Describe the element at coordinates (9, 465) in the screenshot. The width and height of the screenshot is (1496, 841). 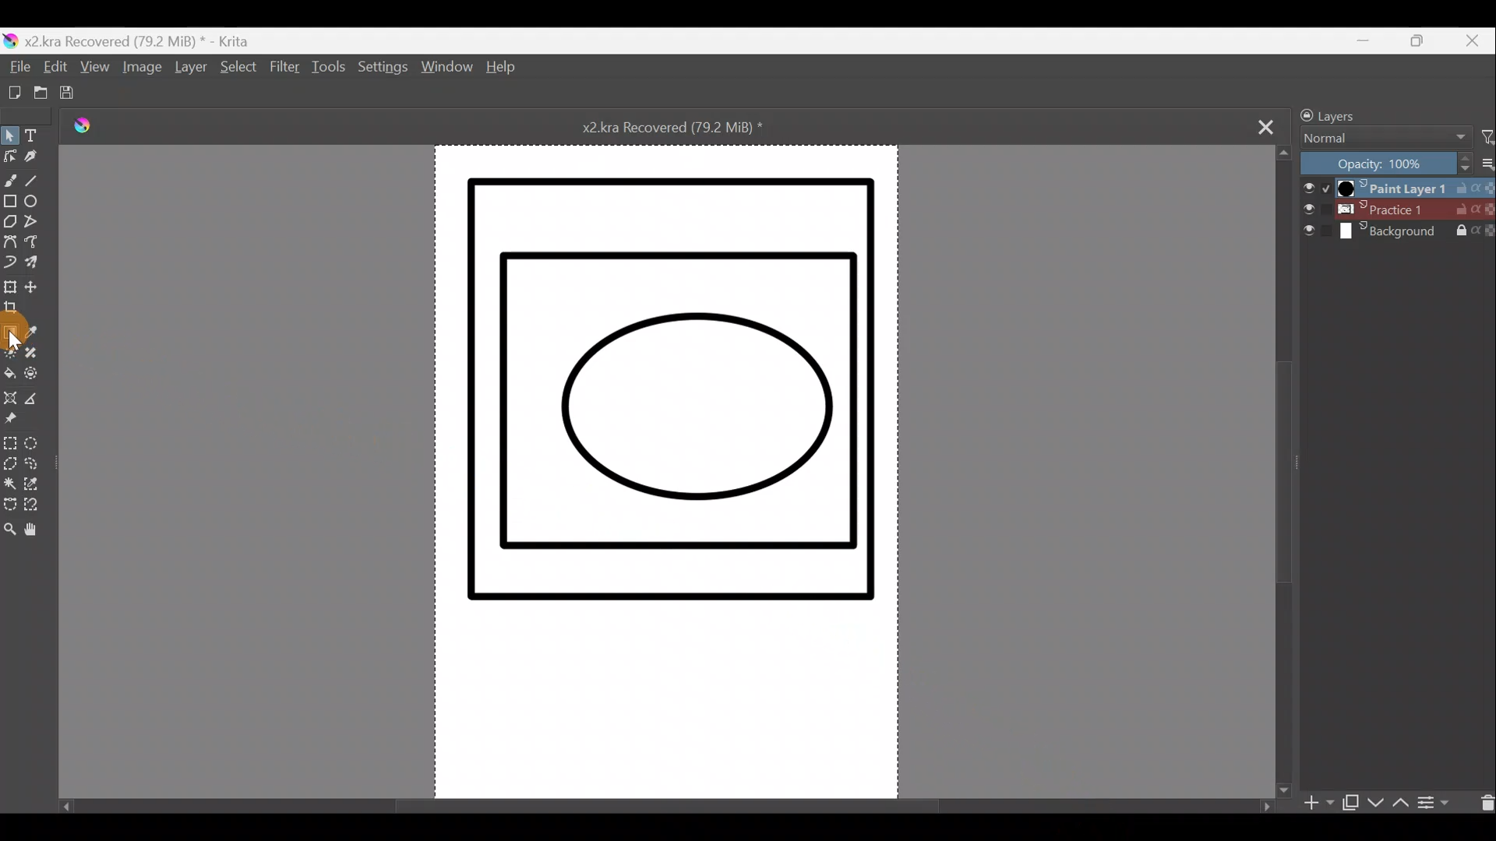
I see `Polgonal selection tool` at that location.